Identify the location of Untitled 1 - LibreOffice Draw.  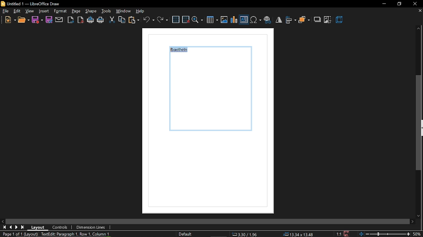
(30, 3).